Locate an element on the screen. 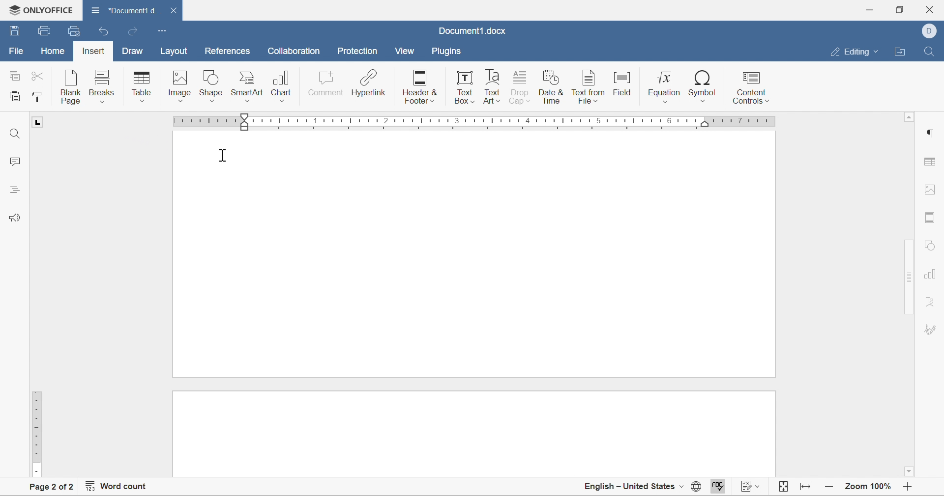 The height and width of the screenshot is (496, 944). Hyperlink is located at coordinates (368, 84).